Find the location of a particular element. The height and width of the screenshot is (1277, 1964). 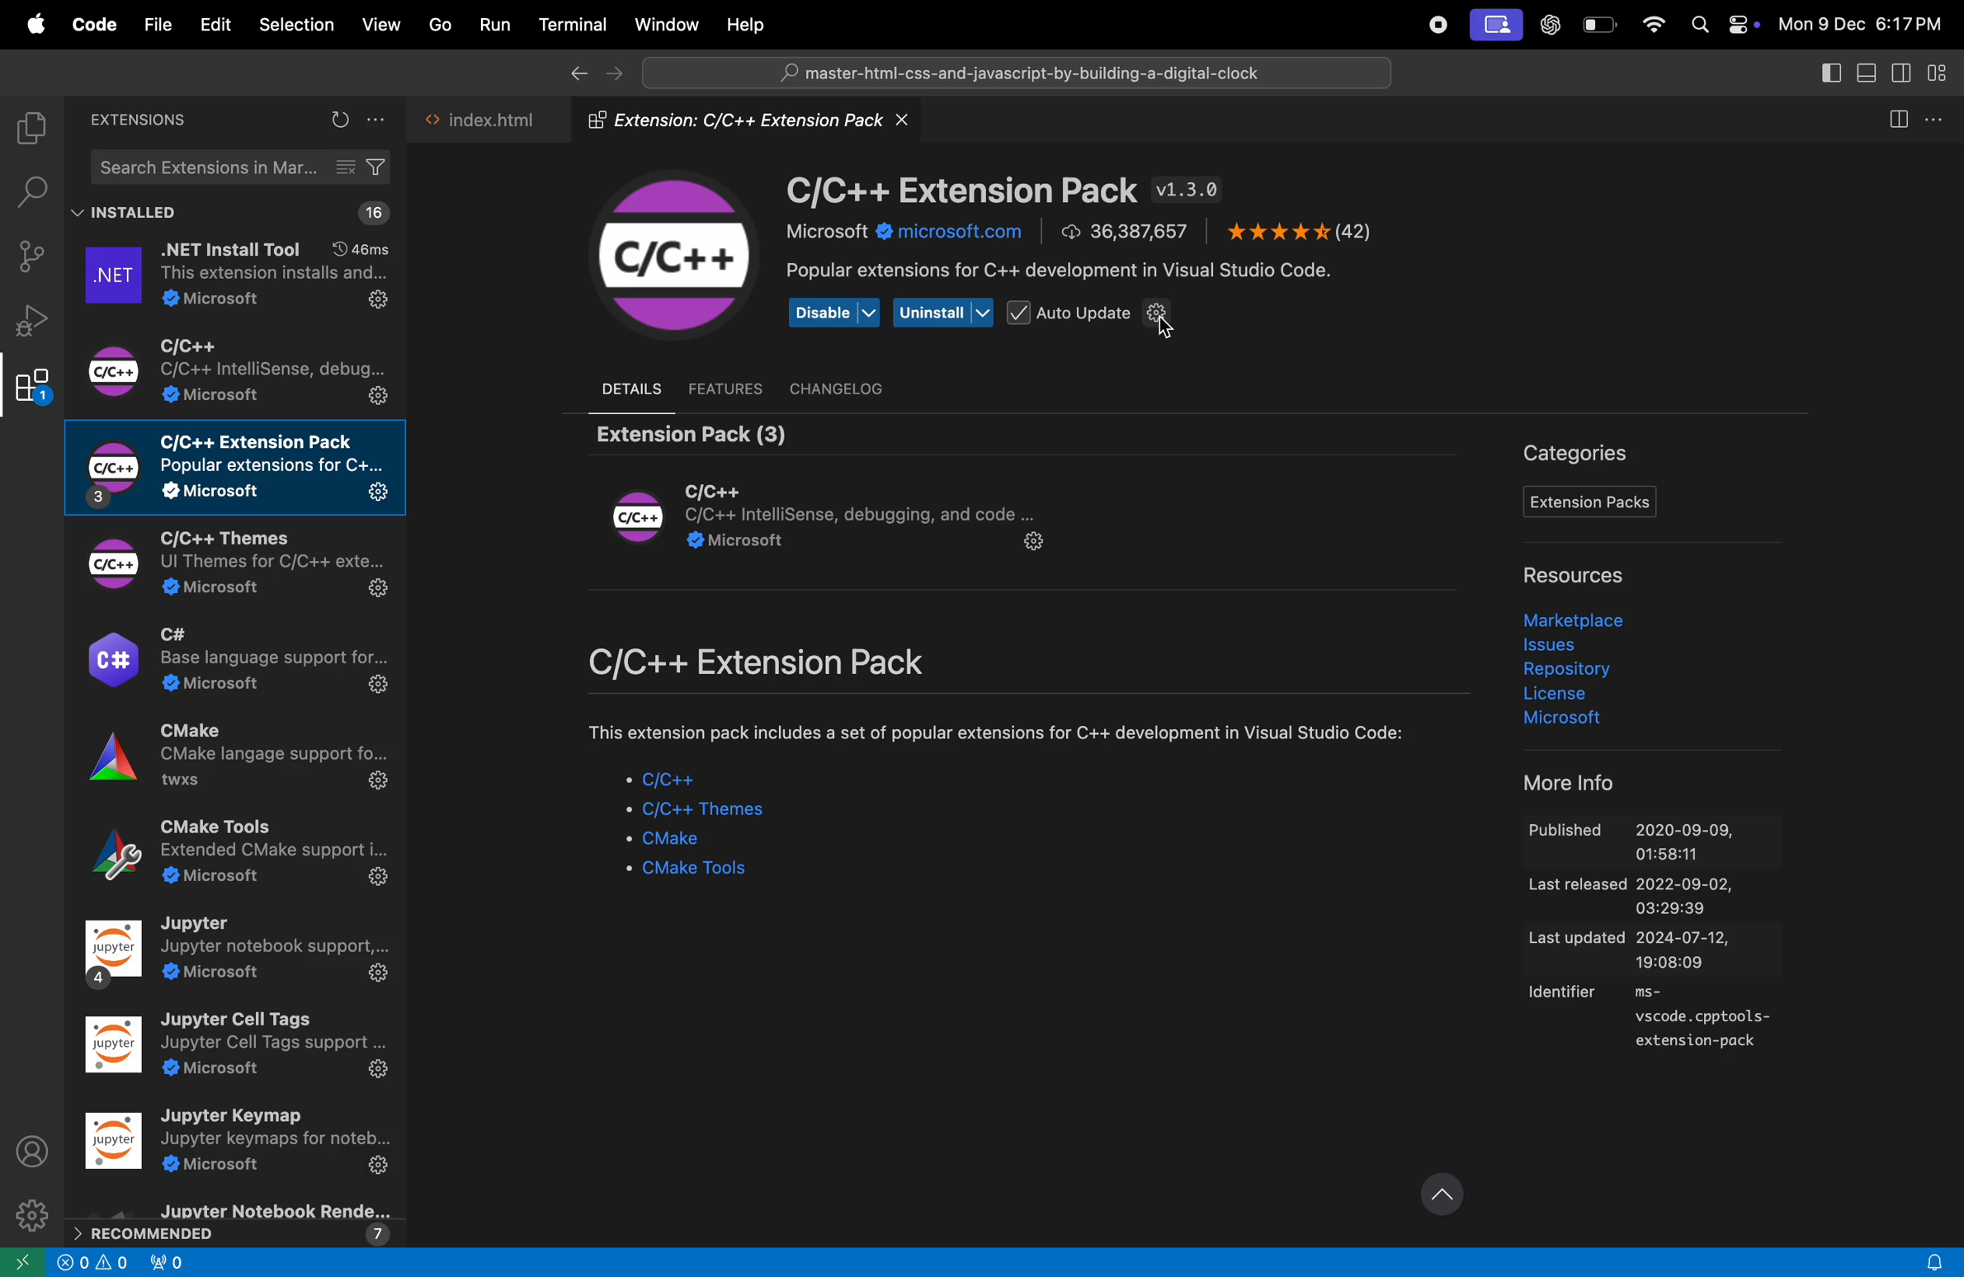

index.html is located at coordinates (489, 118).